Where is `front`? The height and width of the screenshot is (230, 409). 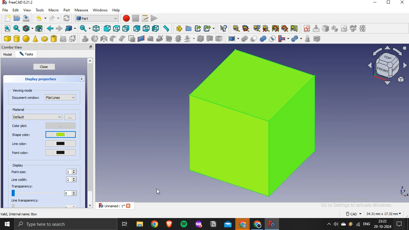
front is located at coordinates (107, 28).